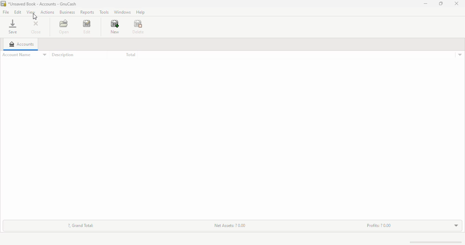 This screenshot has height=245, width=465. What do you see at coordinates (460, 55) in the screenshot?
I see `accounts details` at bounding box center [460, 55].